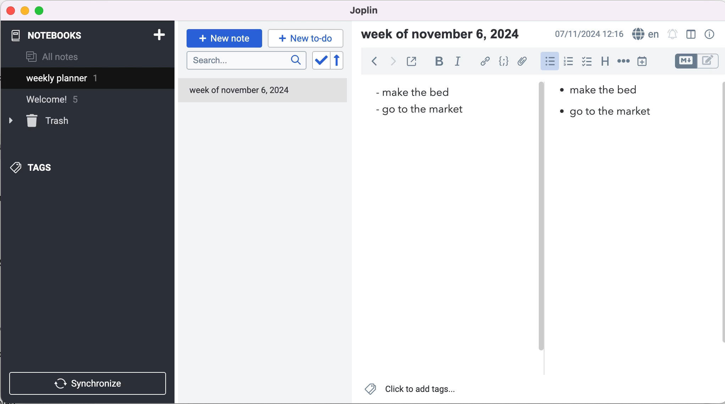  I want to click on maximize, so click(41, 11).